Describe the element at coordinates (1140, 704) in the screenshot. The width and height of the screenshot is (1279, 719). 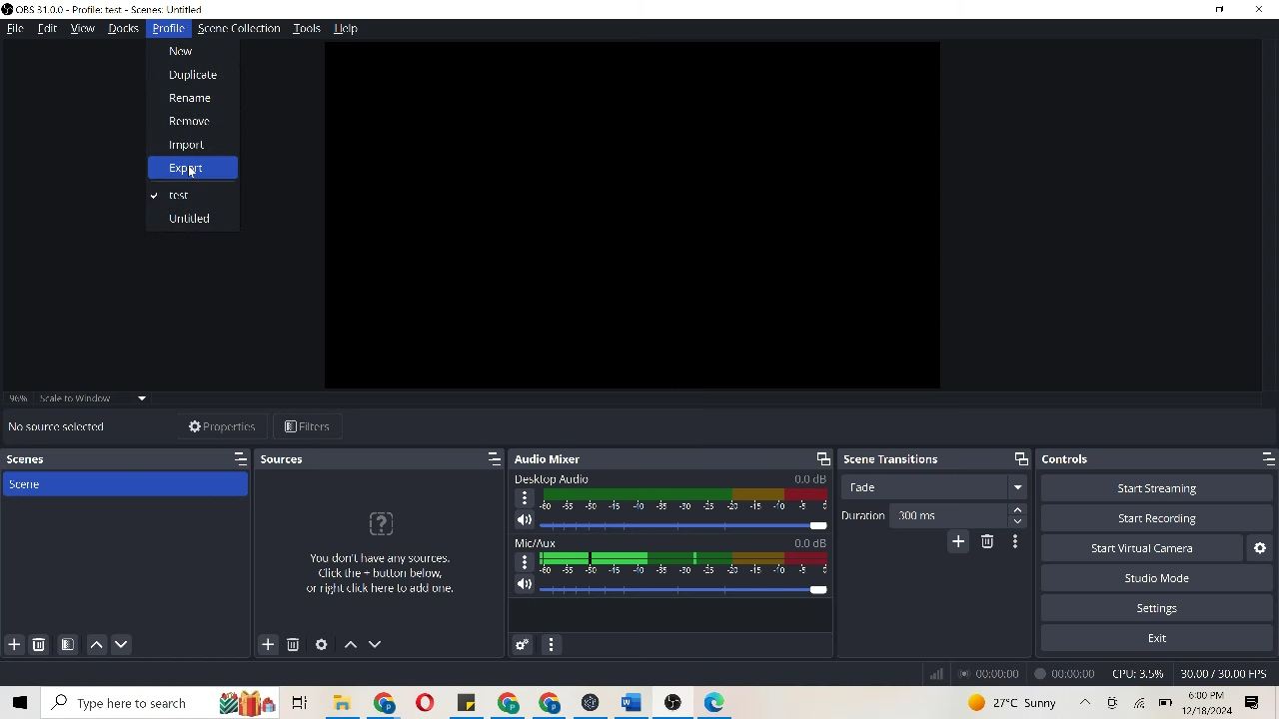
I see `wifi` at that location.